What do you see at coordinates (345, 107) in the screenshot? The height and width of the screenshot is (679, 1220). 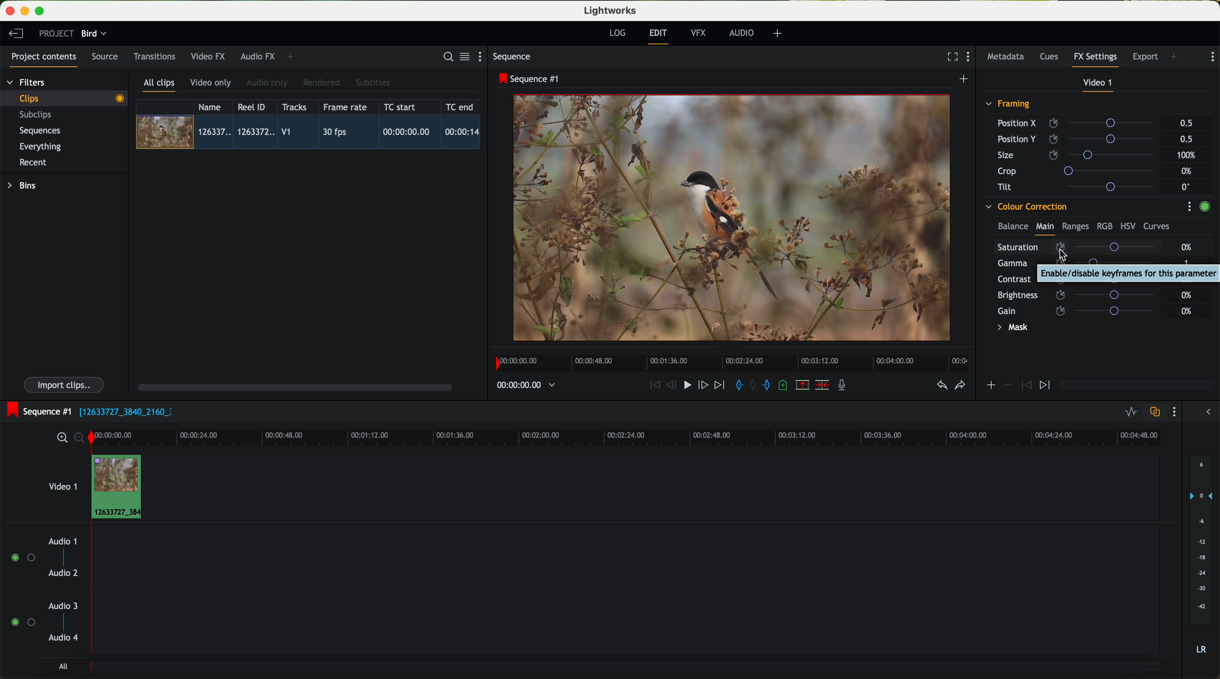 I see `frame rate` at bounding box center [345, 107].